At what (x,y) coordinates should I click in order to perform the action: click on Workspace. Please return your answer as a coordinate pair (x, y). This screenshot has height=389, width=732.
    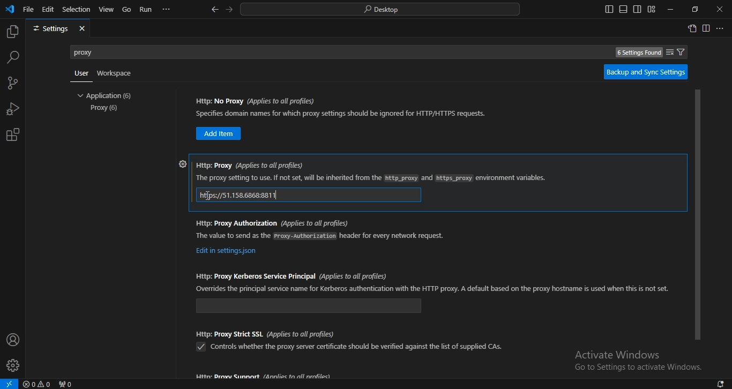
    Looking at the image, I should click on (116, 73).